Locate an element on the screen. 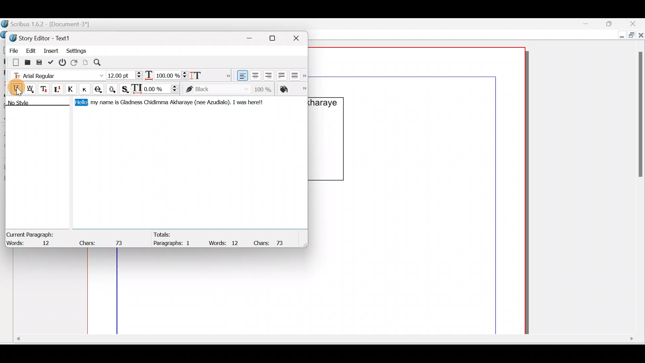 The image size is (645, 363). Close is located at coordinates (299, 37).